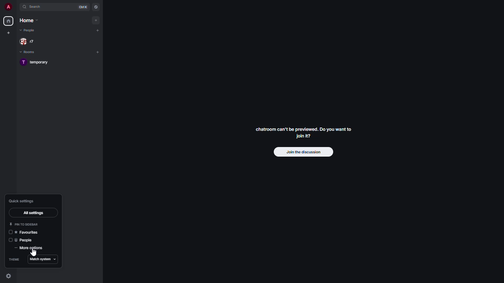 The height and width of the screenshot is (283, 504). What do you see at coordinates (29, 30) in the screenshot?
I see `people` at bounding box center [29, 30].